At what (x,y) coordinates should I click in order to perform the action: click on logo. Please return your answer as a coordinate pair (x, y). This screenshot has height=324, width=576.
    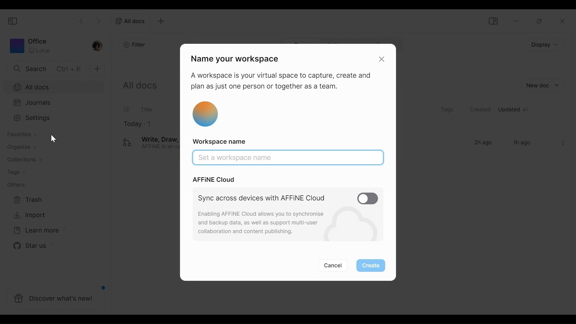
    Looking at the image, I should click on (127, 142).